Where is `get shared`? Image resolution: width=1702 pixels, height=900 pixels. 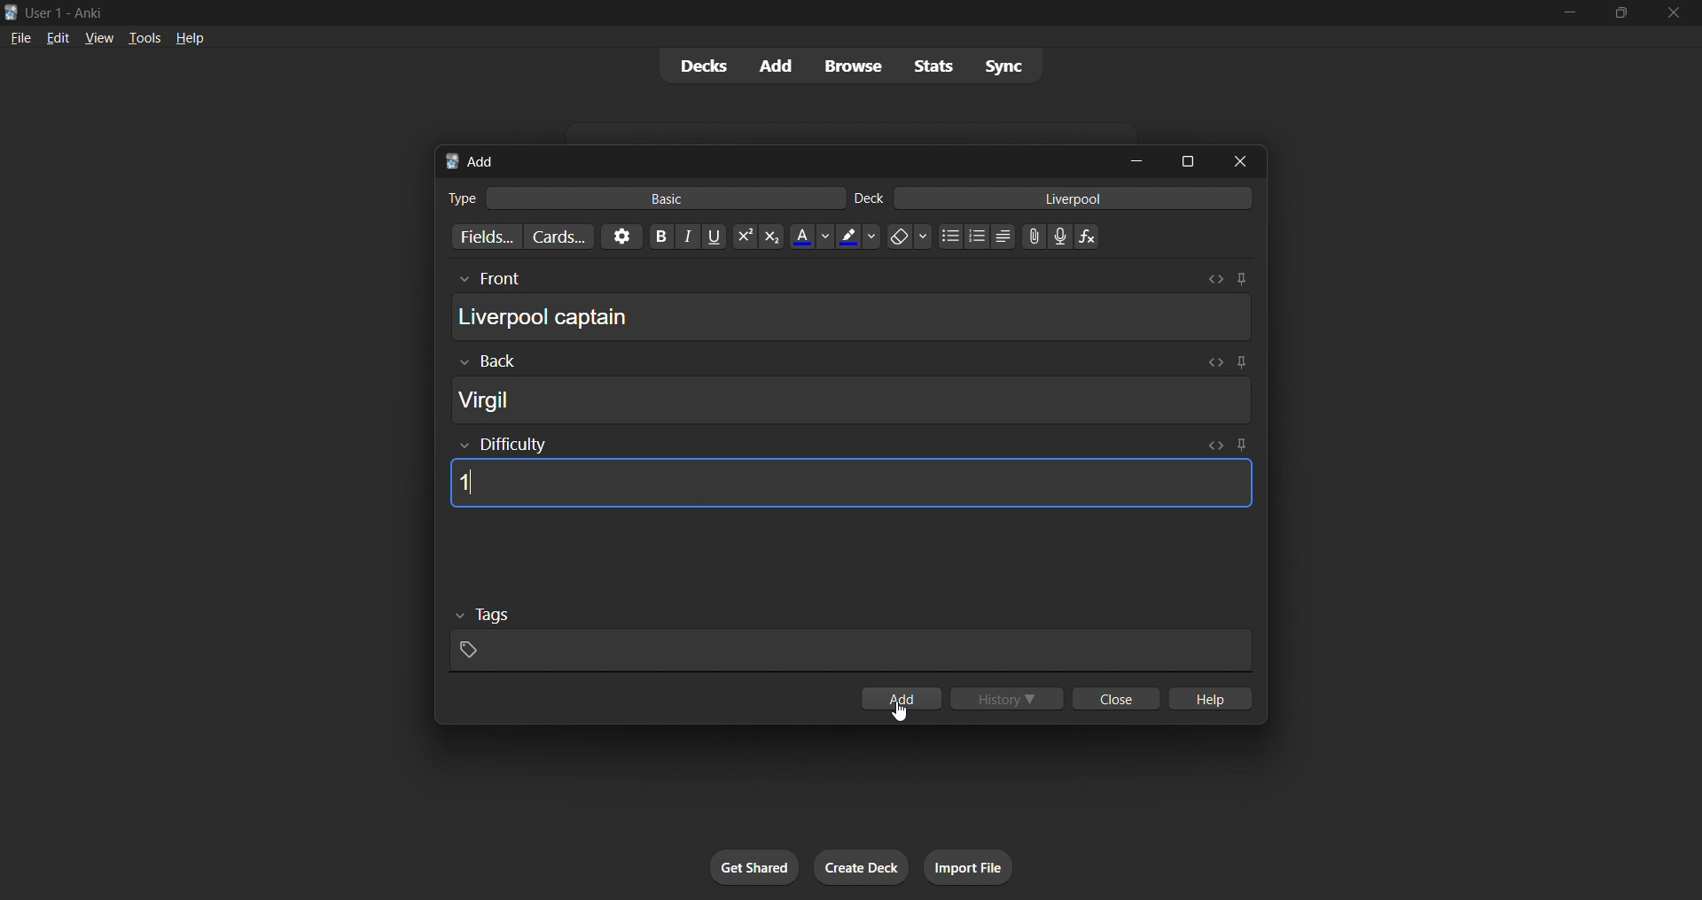 get shared is located at coordinates (754, 867).